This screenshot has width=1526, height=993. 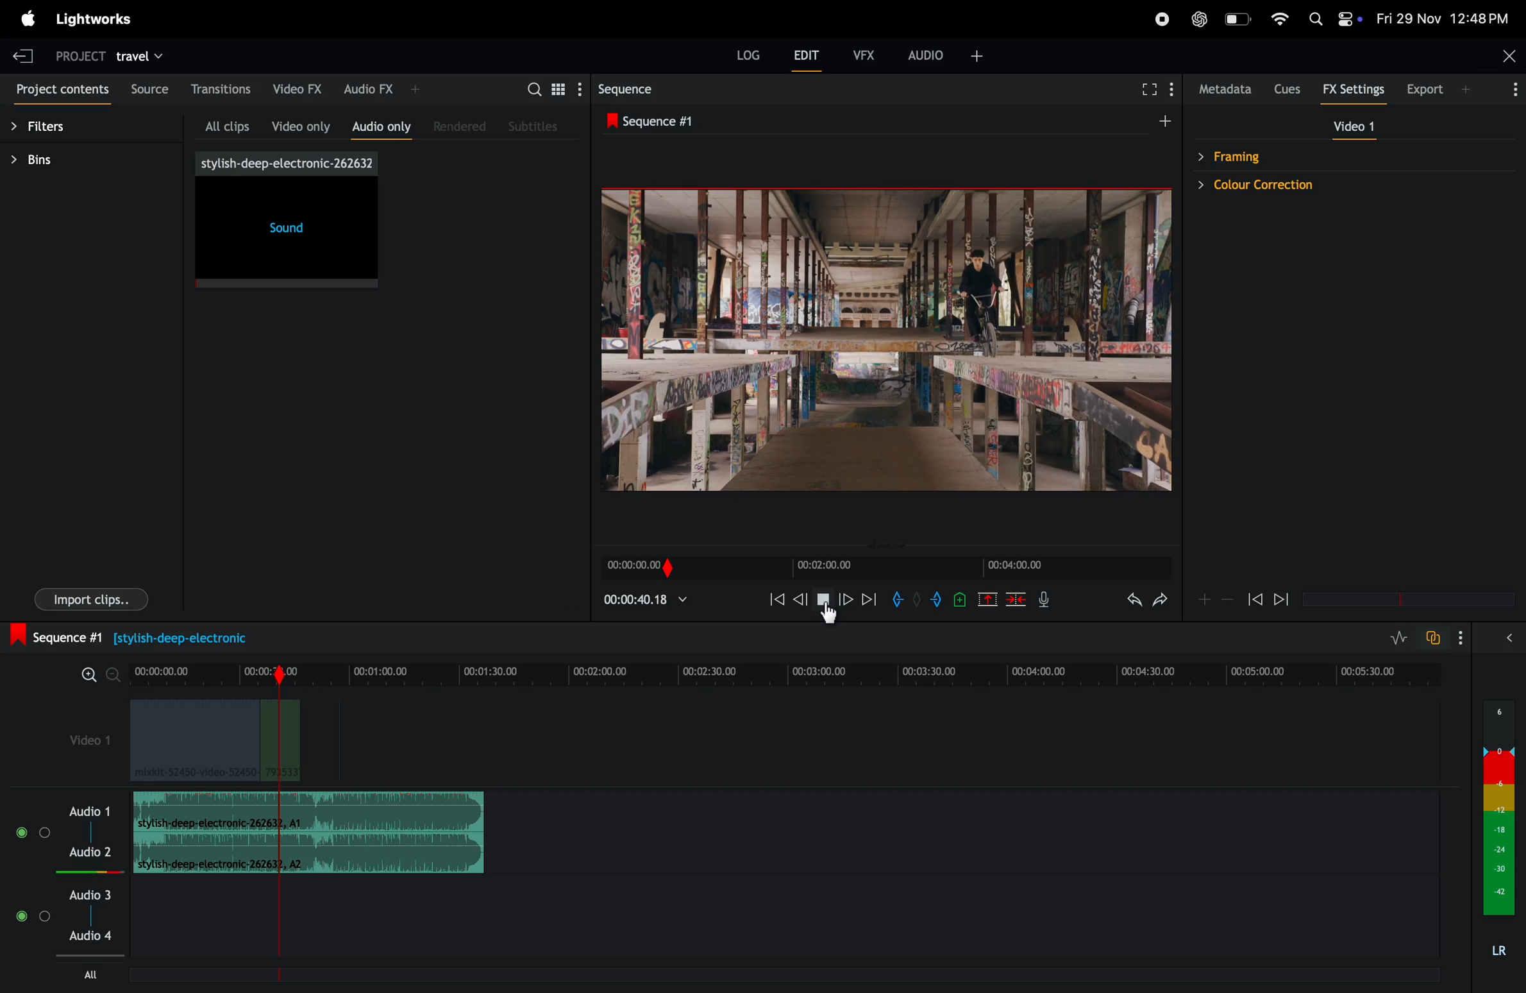 What do you see at coordinates (646, 599) in the screenshot?
I see `play back time` at bounding box center [646, 599].